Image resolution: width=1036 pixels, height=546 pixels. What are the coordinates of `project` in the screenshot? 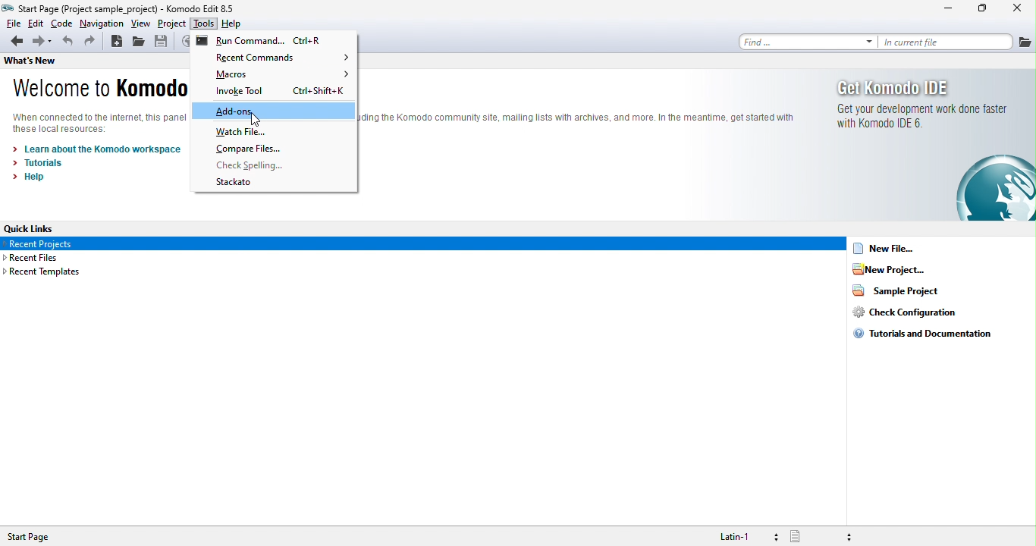 It's located at (172, 24).